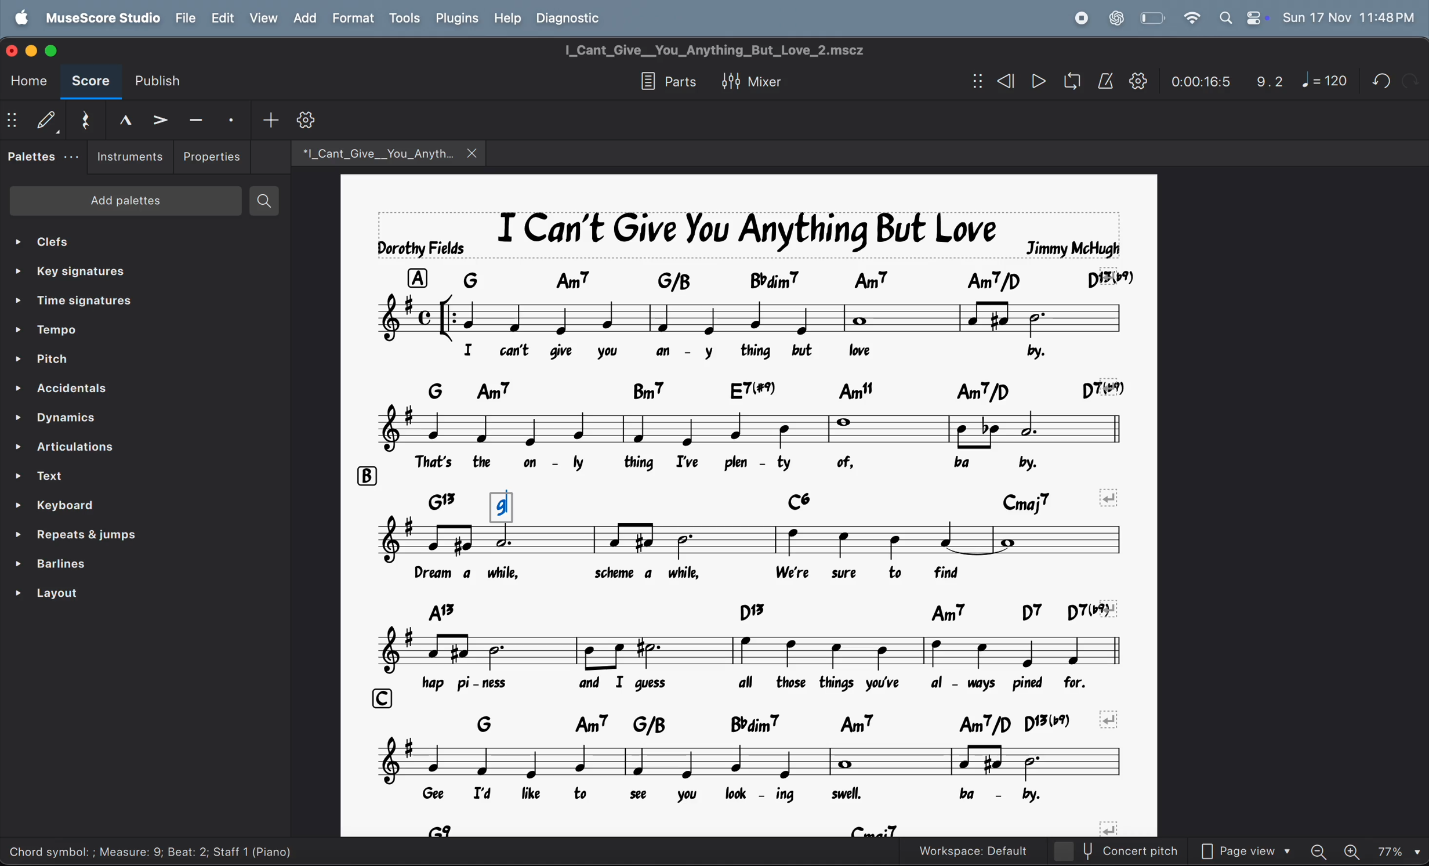  I want to click on palettes, so click(44, 155).